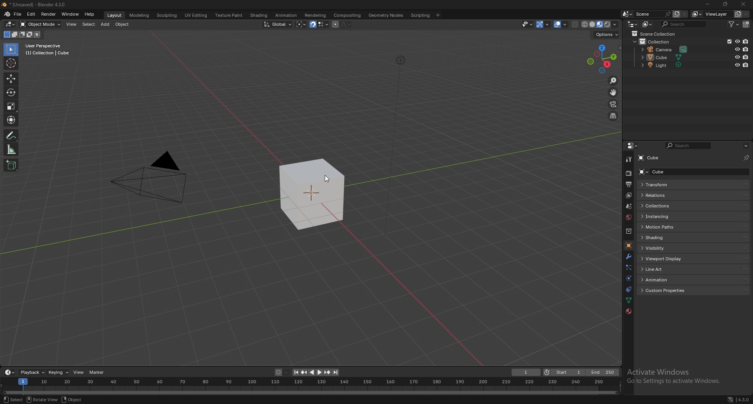  I want to click on particles, so click(629, 267).